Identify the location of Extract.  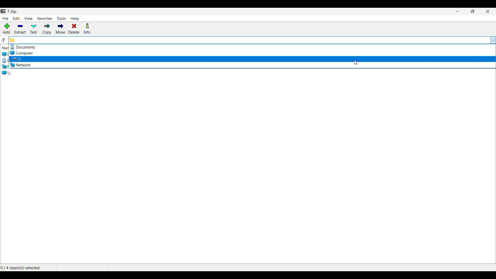
(20, 29).